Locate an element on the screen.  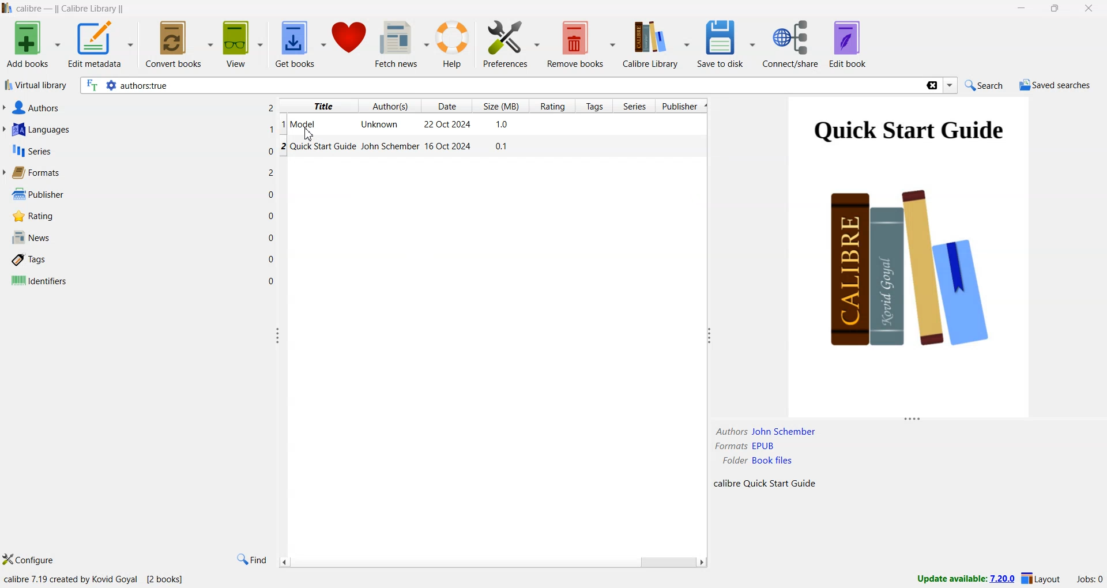
languages is located at coordinates (39, 131).